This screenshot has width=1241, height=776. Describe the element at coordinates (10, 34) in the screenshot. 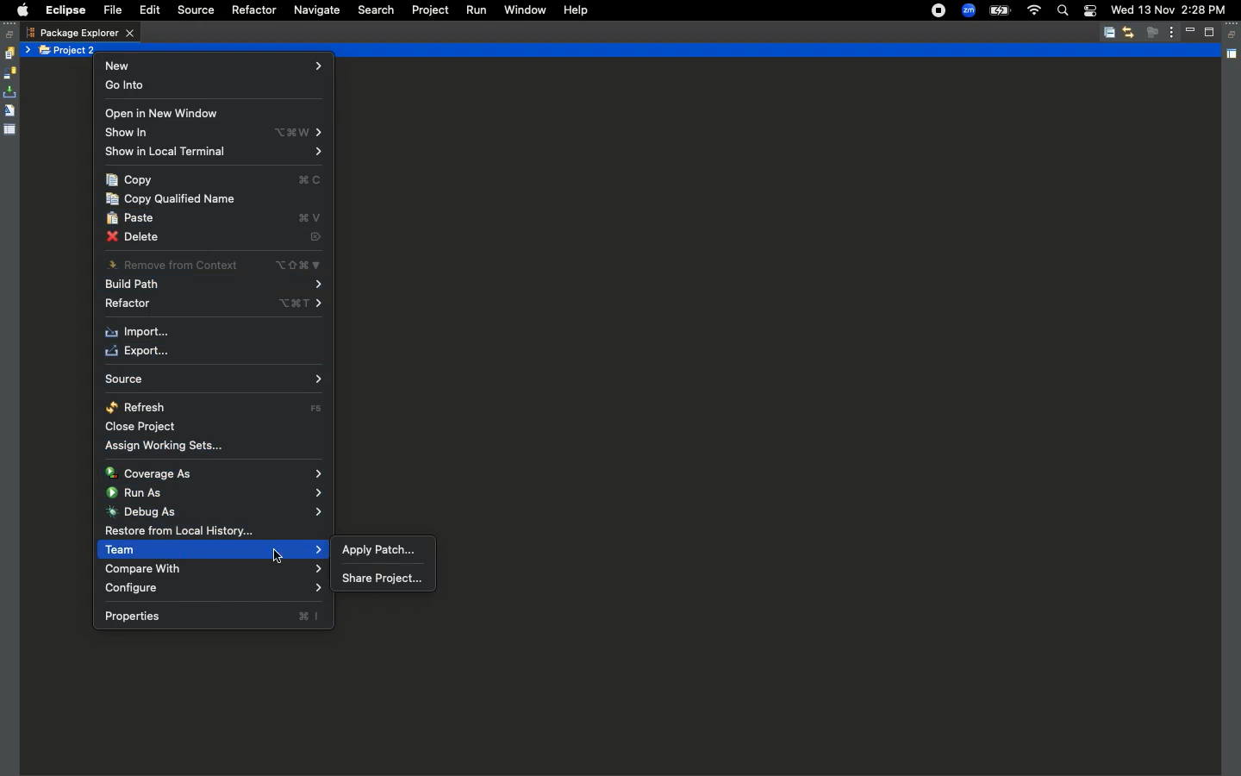

I see `Restore` at that location.